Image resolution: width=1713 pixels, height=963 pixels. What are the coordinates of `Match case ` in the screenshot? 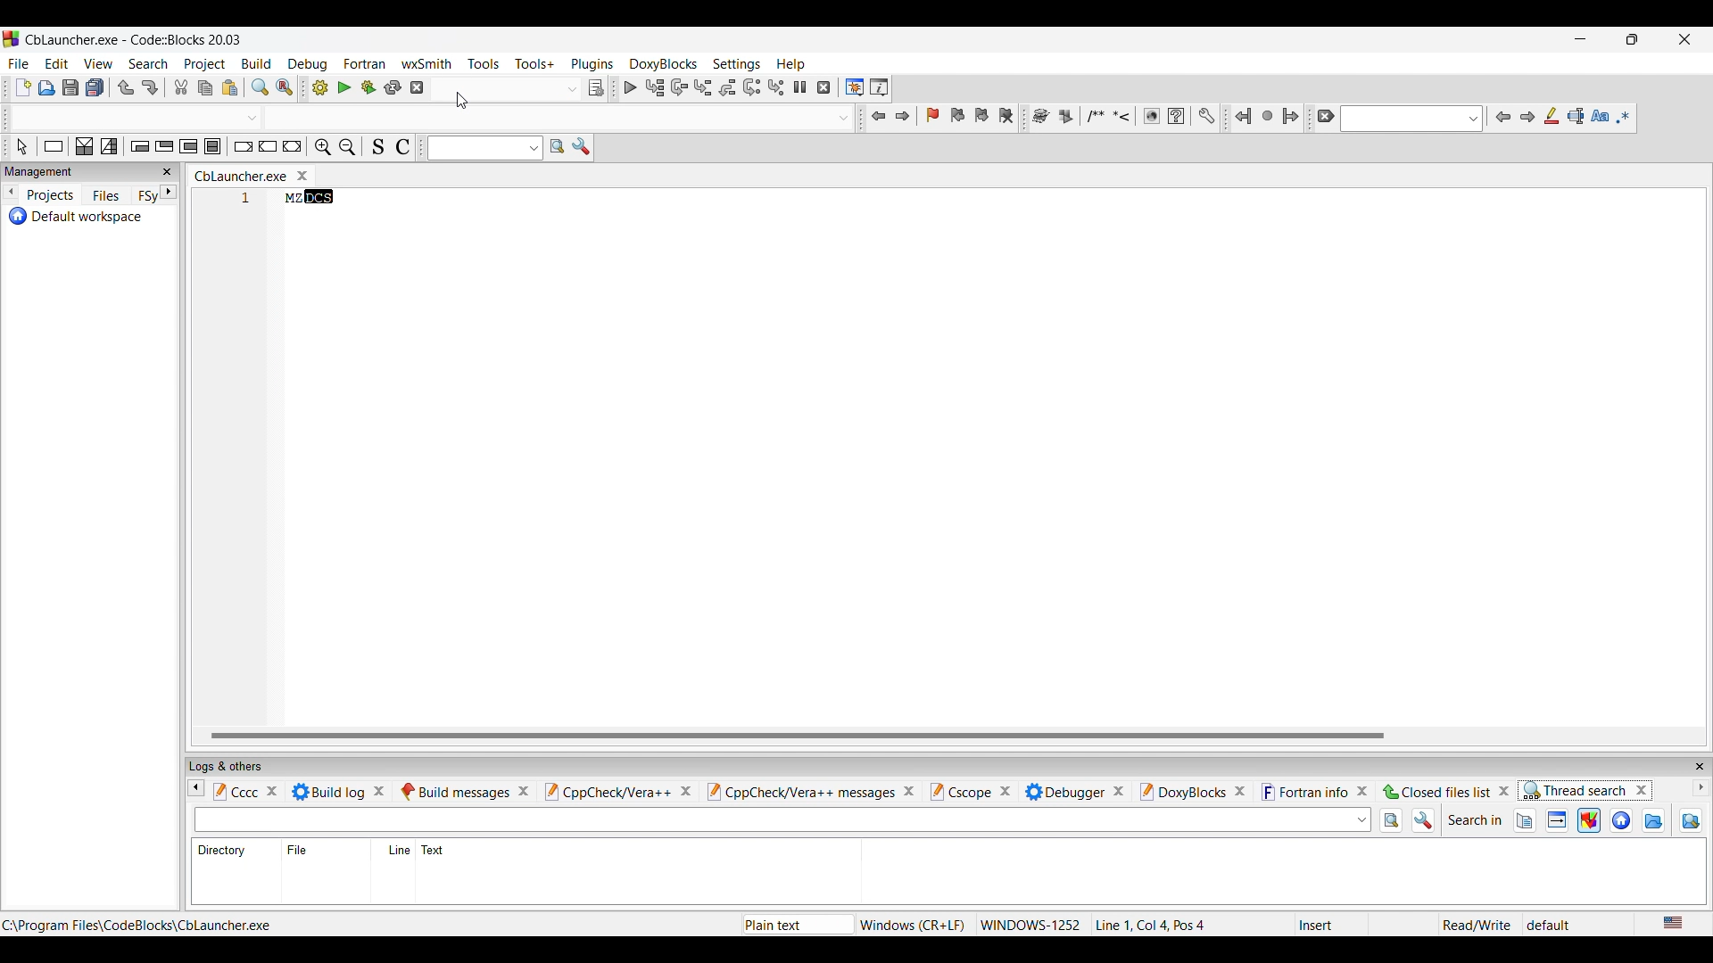 It's located at (1601, 115).